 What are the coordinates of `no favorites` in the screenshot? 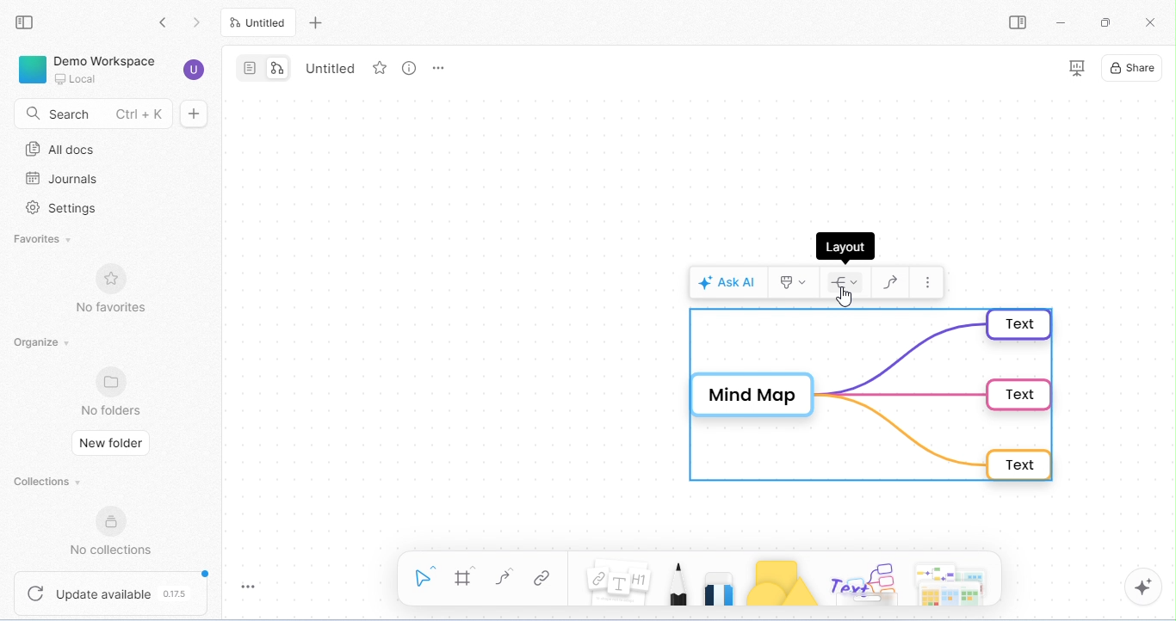 It's located at (117, 288).